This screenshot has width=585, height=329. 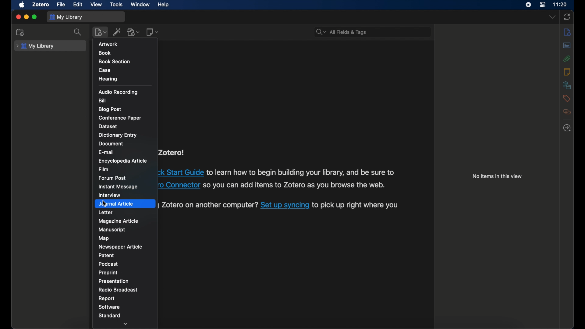 What do you see at coordinates (108, 79) in the screenshot?
I see `hearing` at bounding box center [108, 79].